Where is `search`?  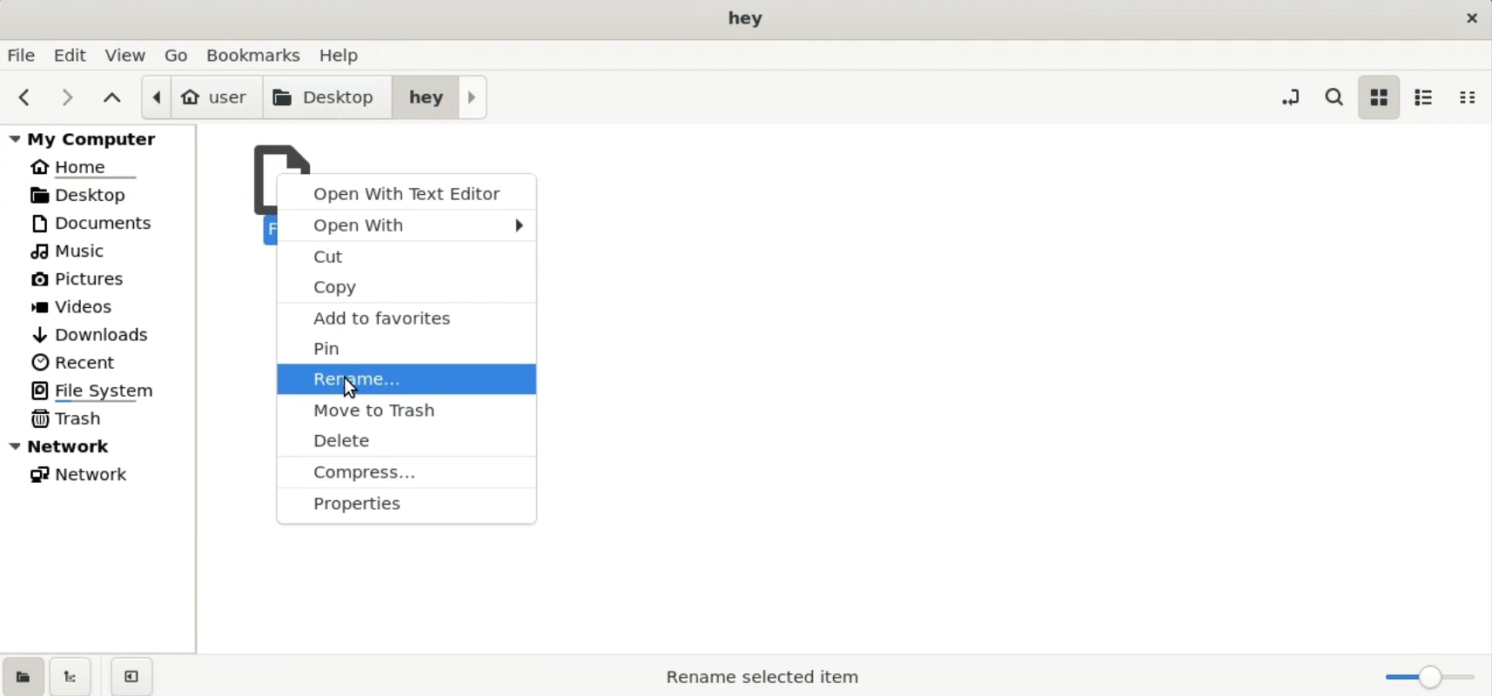 search is located at coordinates (1338, 97).